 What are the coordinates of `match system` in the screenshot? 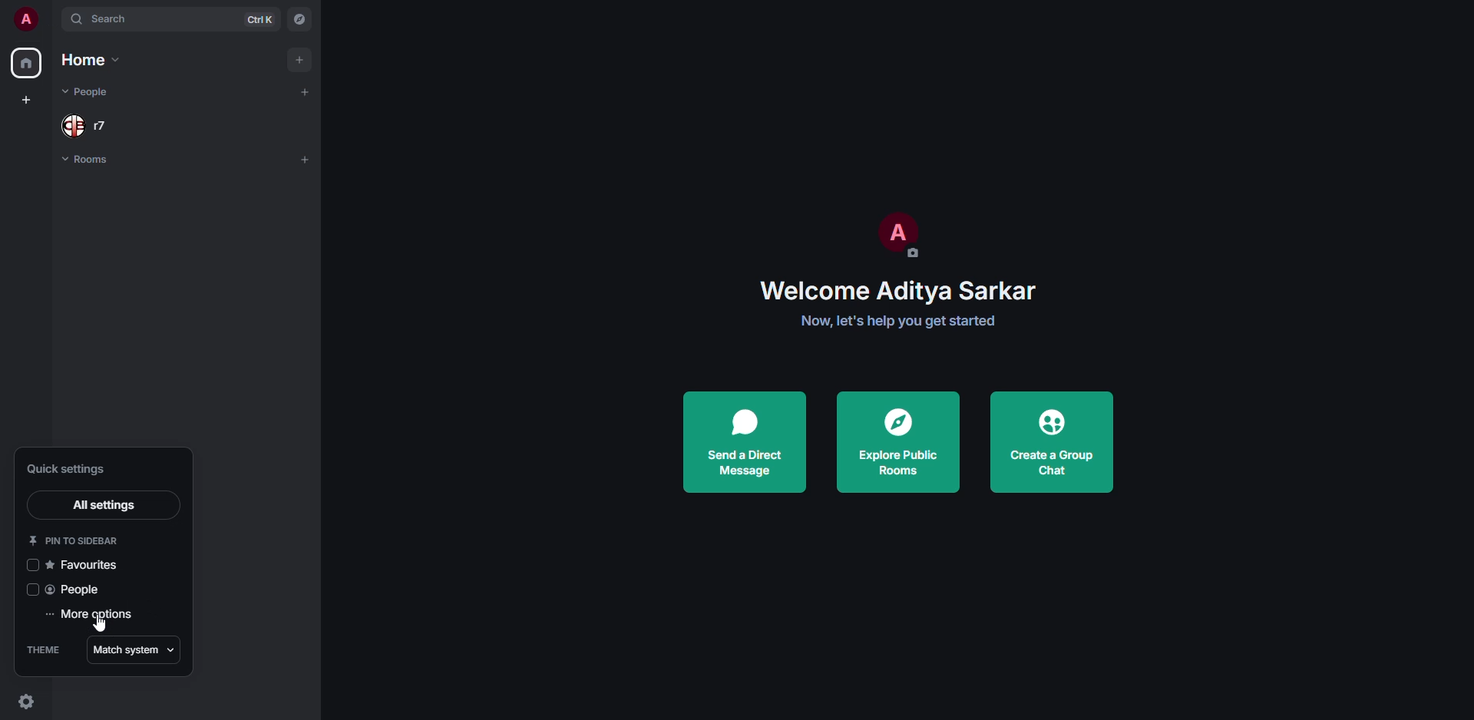 It's located at (134, 651).